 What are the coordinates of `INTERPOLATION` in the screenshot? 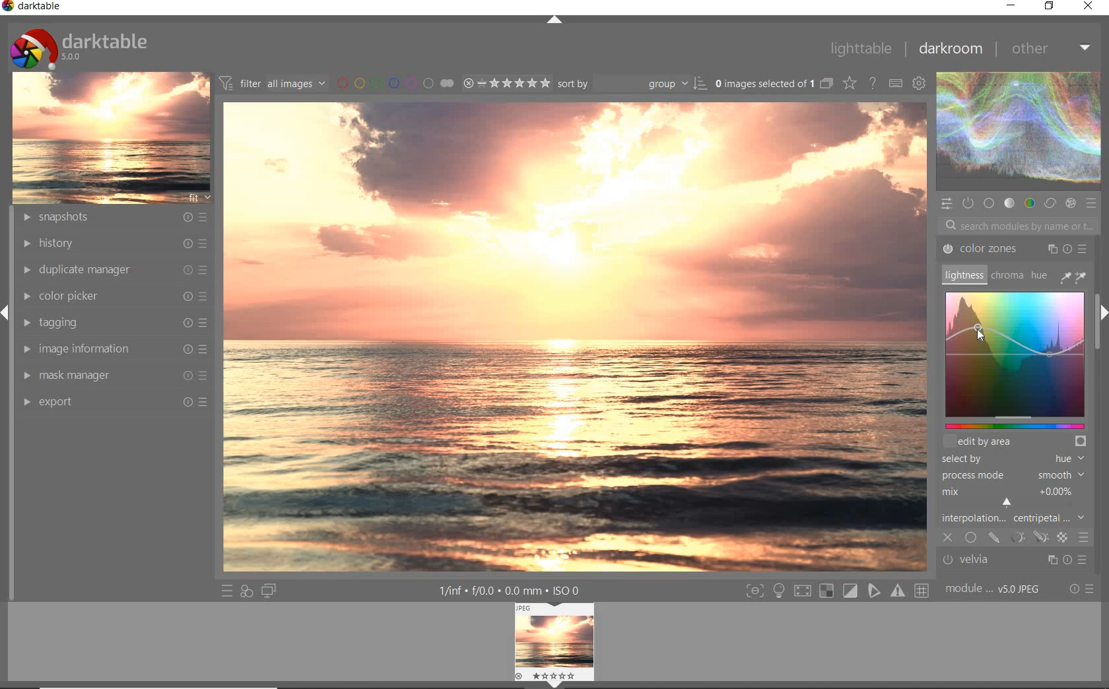 It's located at (1017, 504).